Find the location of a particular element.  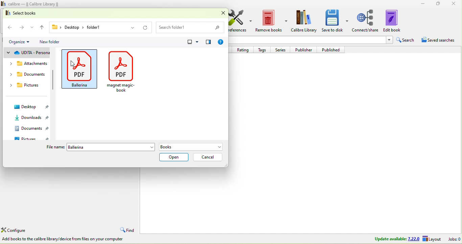

select books is located at coordinates (29, 13).